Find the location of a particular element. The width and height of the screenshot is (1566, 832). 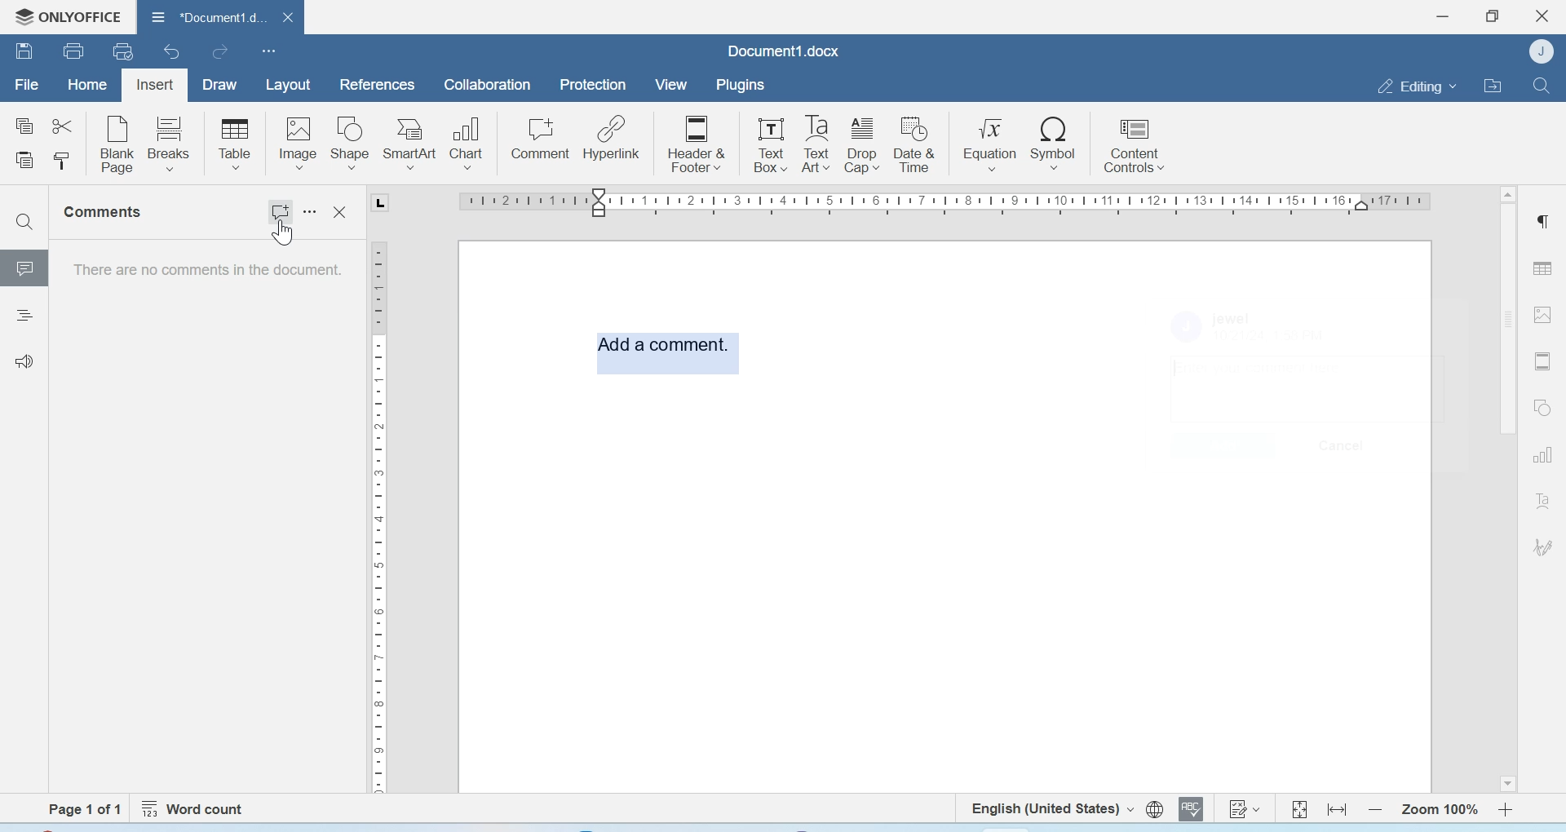

Equation is located at coordinates (990, 142).